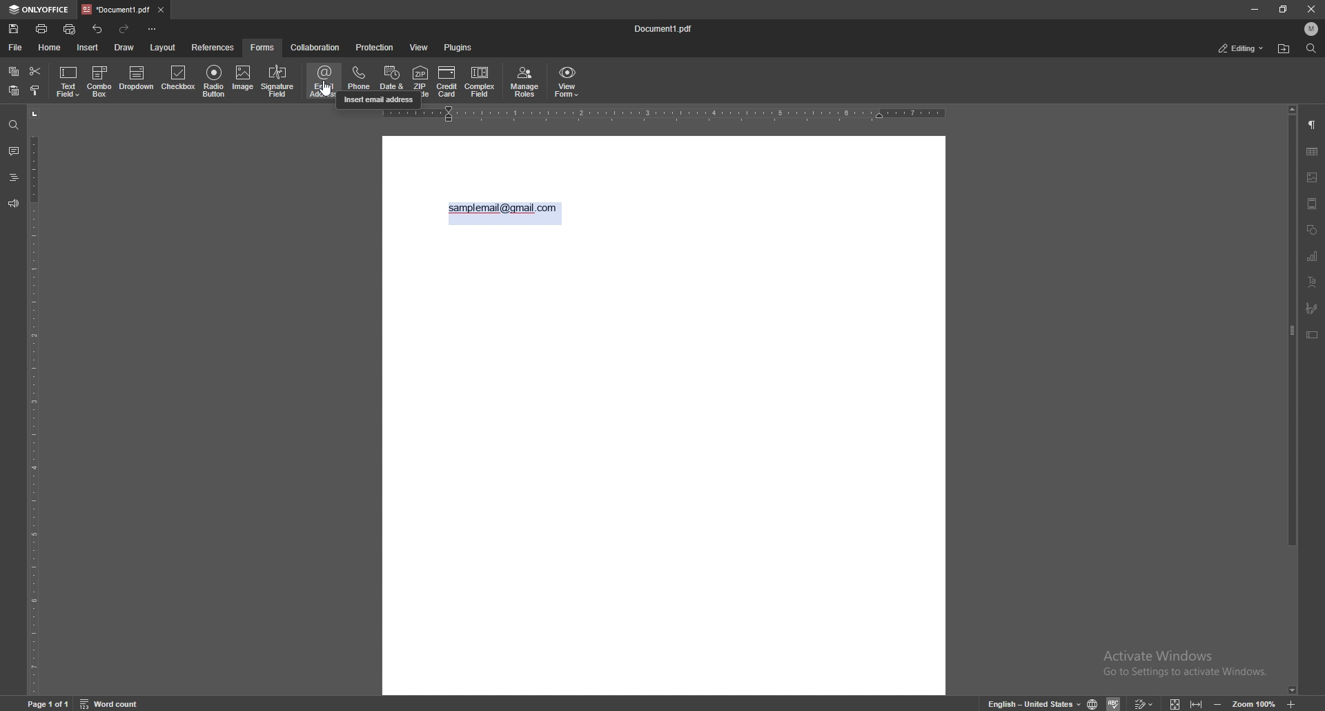 This screenshot has width=1325, height=711. What do you see at coordinates (1313, 203) in the screenshot?
I see `header and footer` at bounding box center [1313, 203].